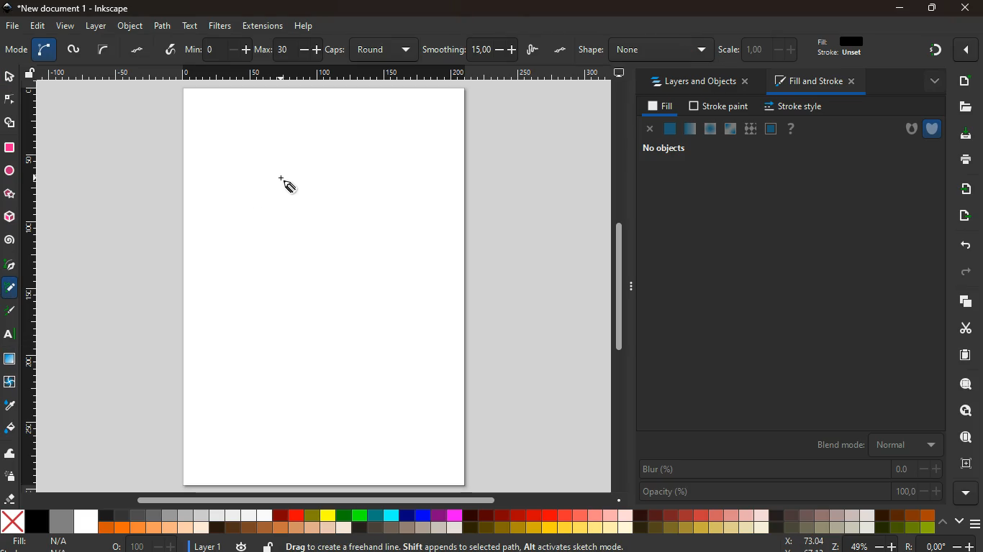 The image size is (983, 552). What do you see at coordinates (689, 130) in the screenshot?
I see `glass` at bounding box center [689, 130].